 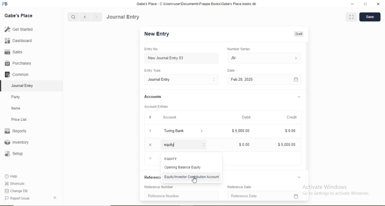 I want to click on Reference Date, so click(x=239, y=187).